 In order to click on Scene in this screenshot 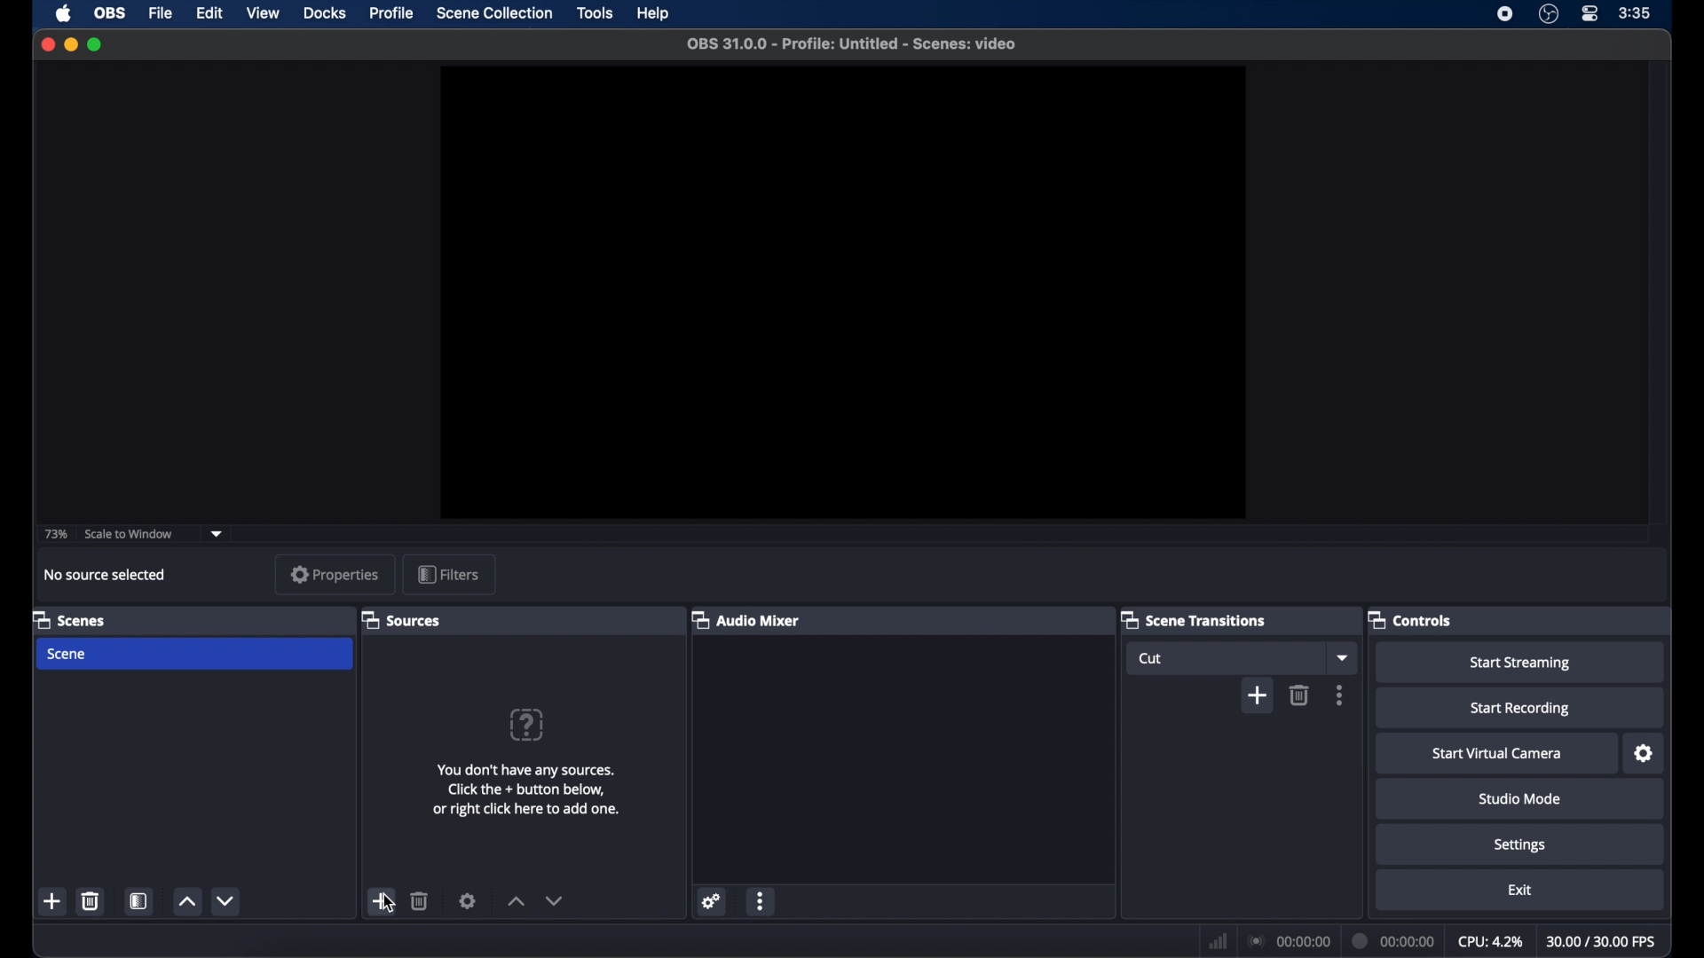, I will do `click(68, 654)`.